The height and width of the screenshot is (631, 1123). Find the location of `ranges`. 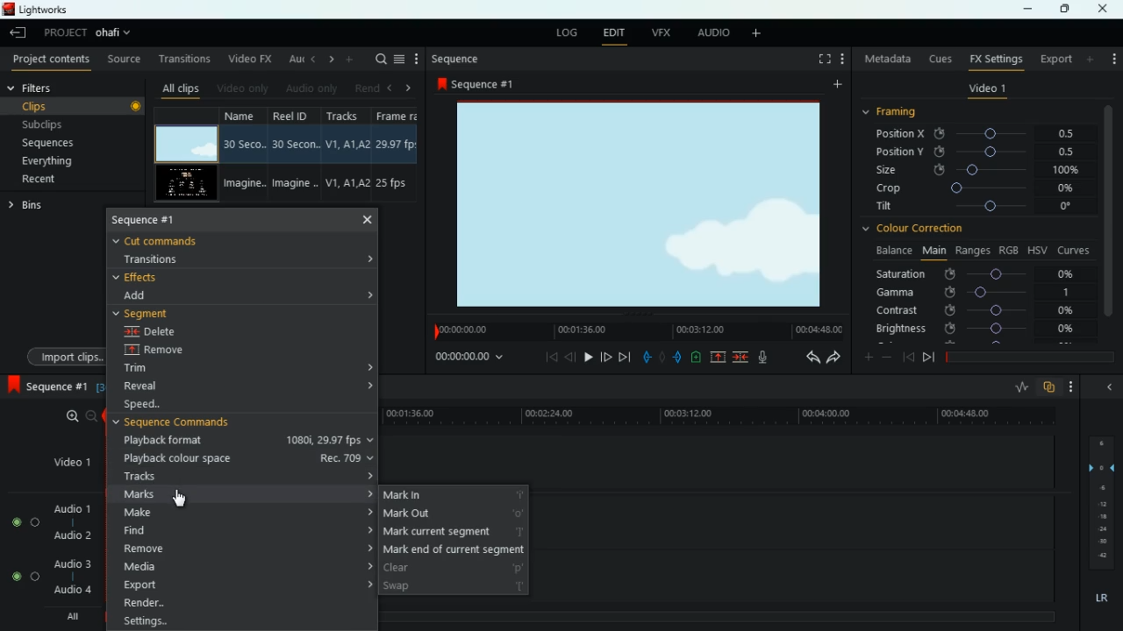

ranges is located at coordinates (973, 252).